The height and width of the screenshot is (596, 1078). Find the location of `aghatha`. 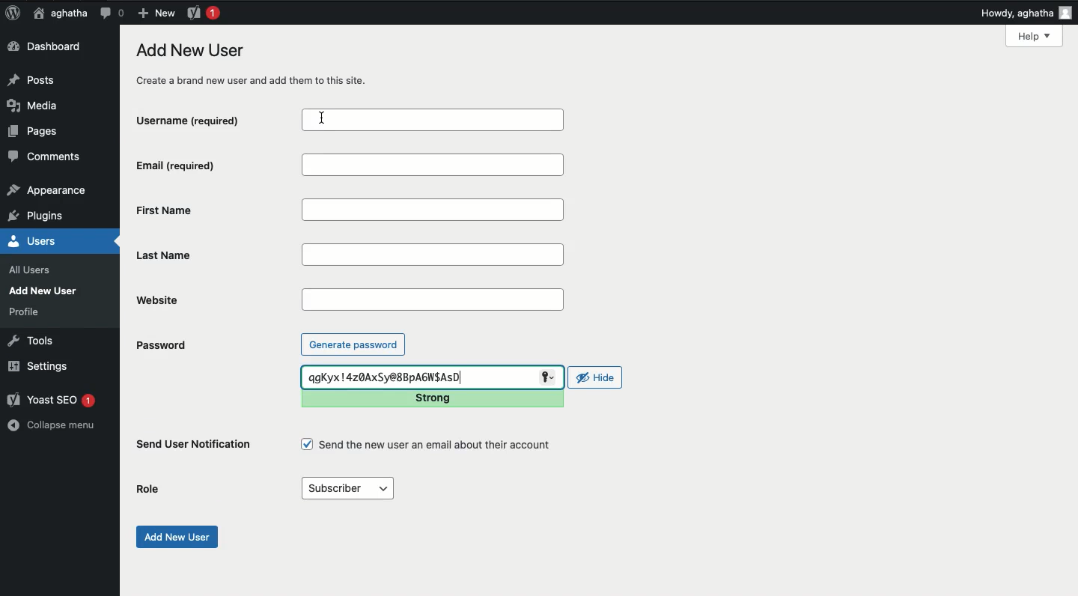

aghatha is located at coordinates (58, 13).